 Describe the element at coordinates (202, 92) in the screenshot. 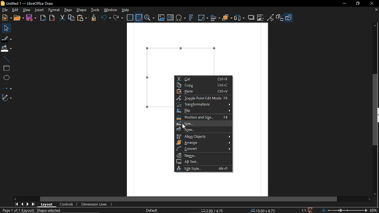

I see `Paste` at that location.